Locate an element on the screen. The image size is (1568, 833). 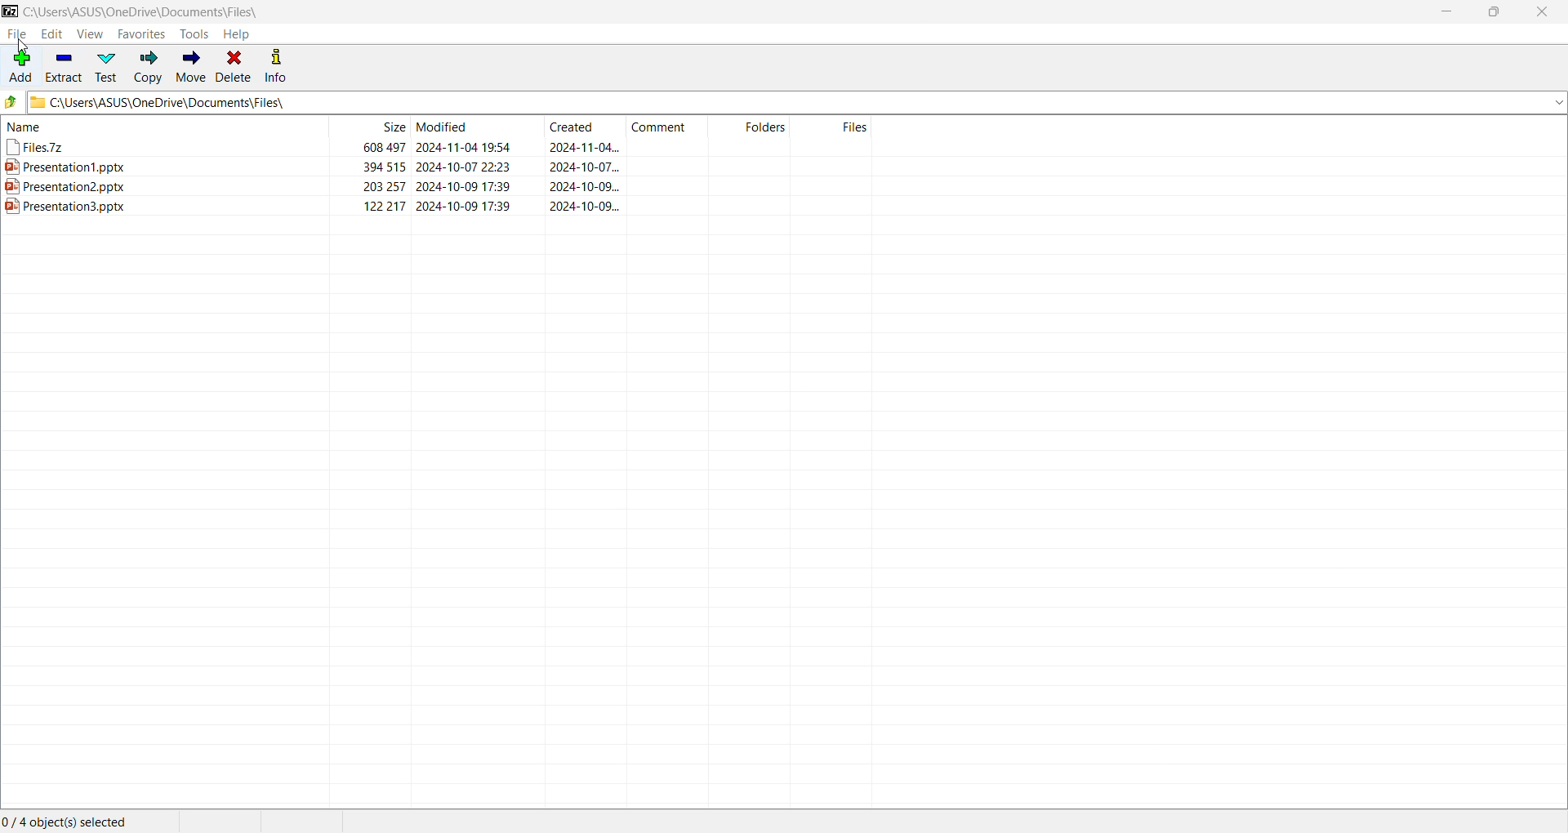
| YFiles.7z is located at coordinates (42, 148).